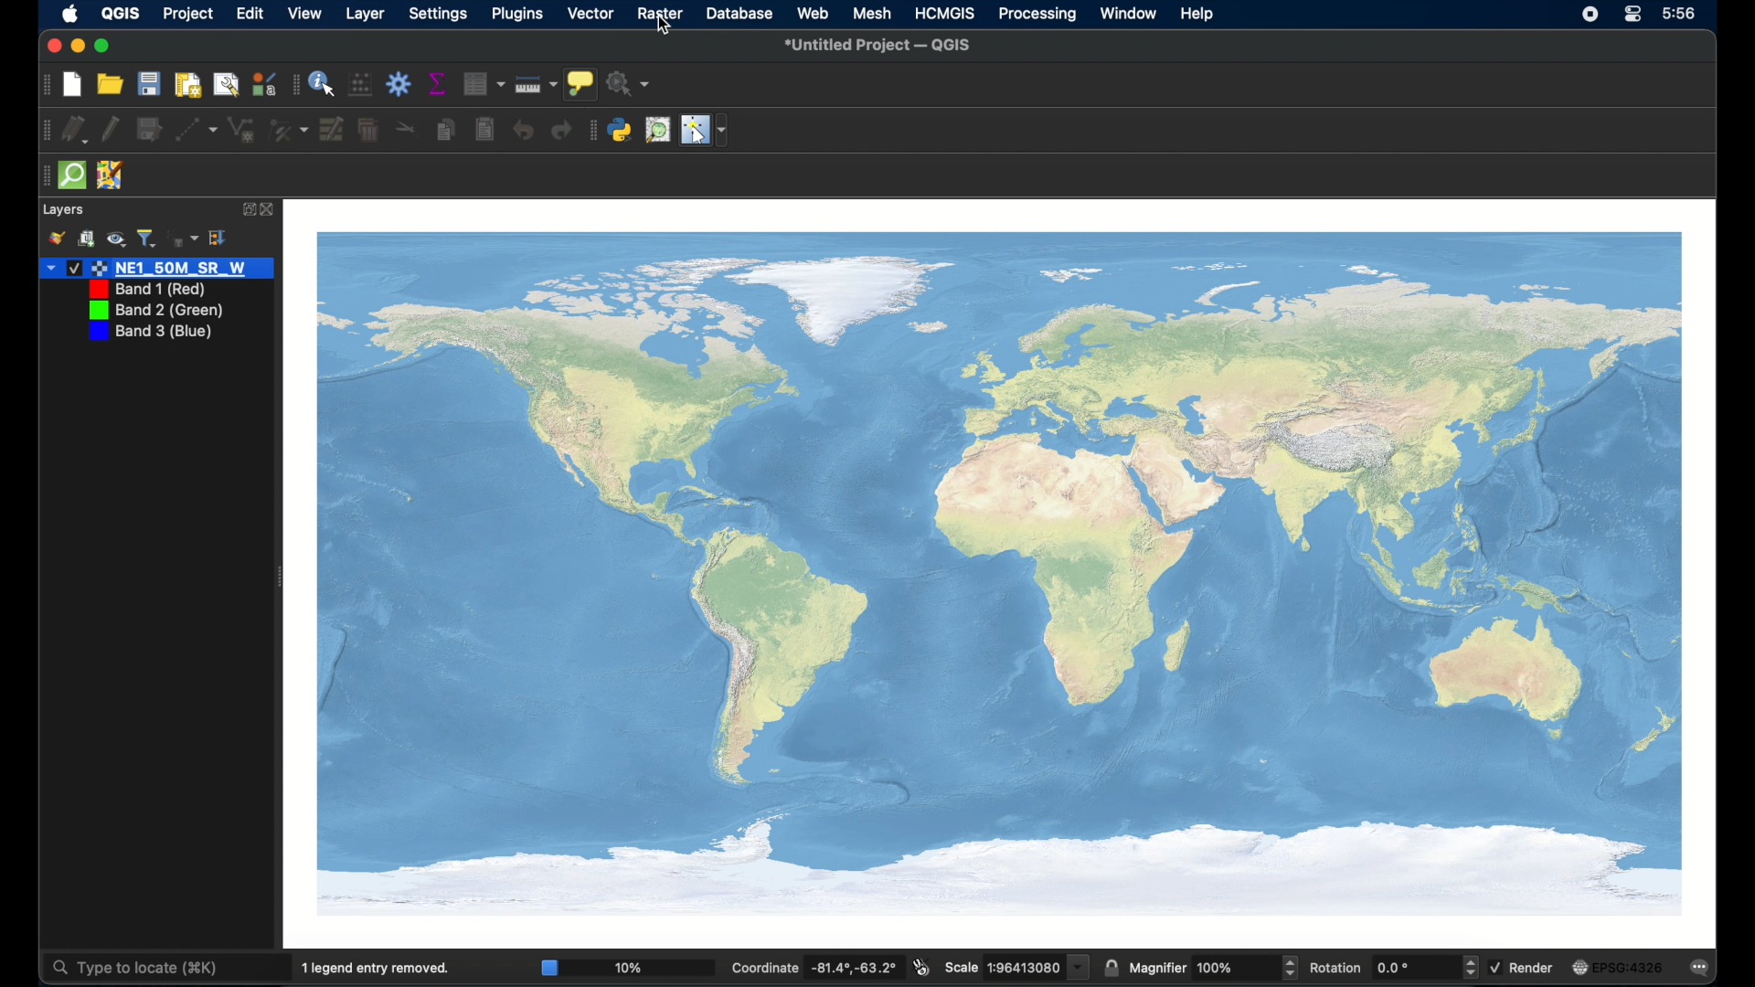 This screenshot has width=1755, height=987. Describe the element at coordinates (117, 240) in the screenshot. I see `manage map theme` at that location.